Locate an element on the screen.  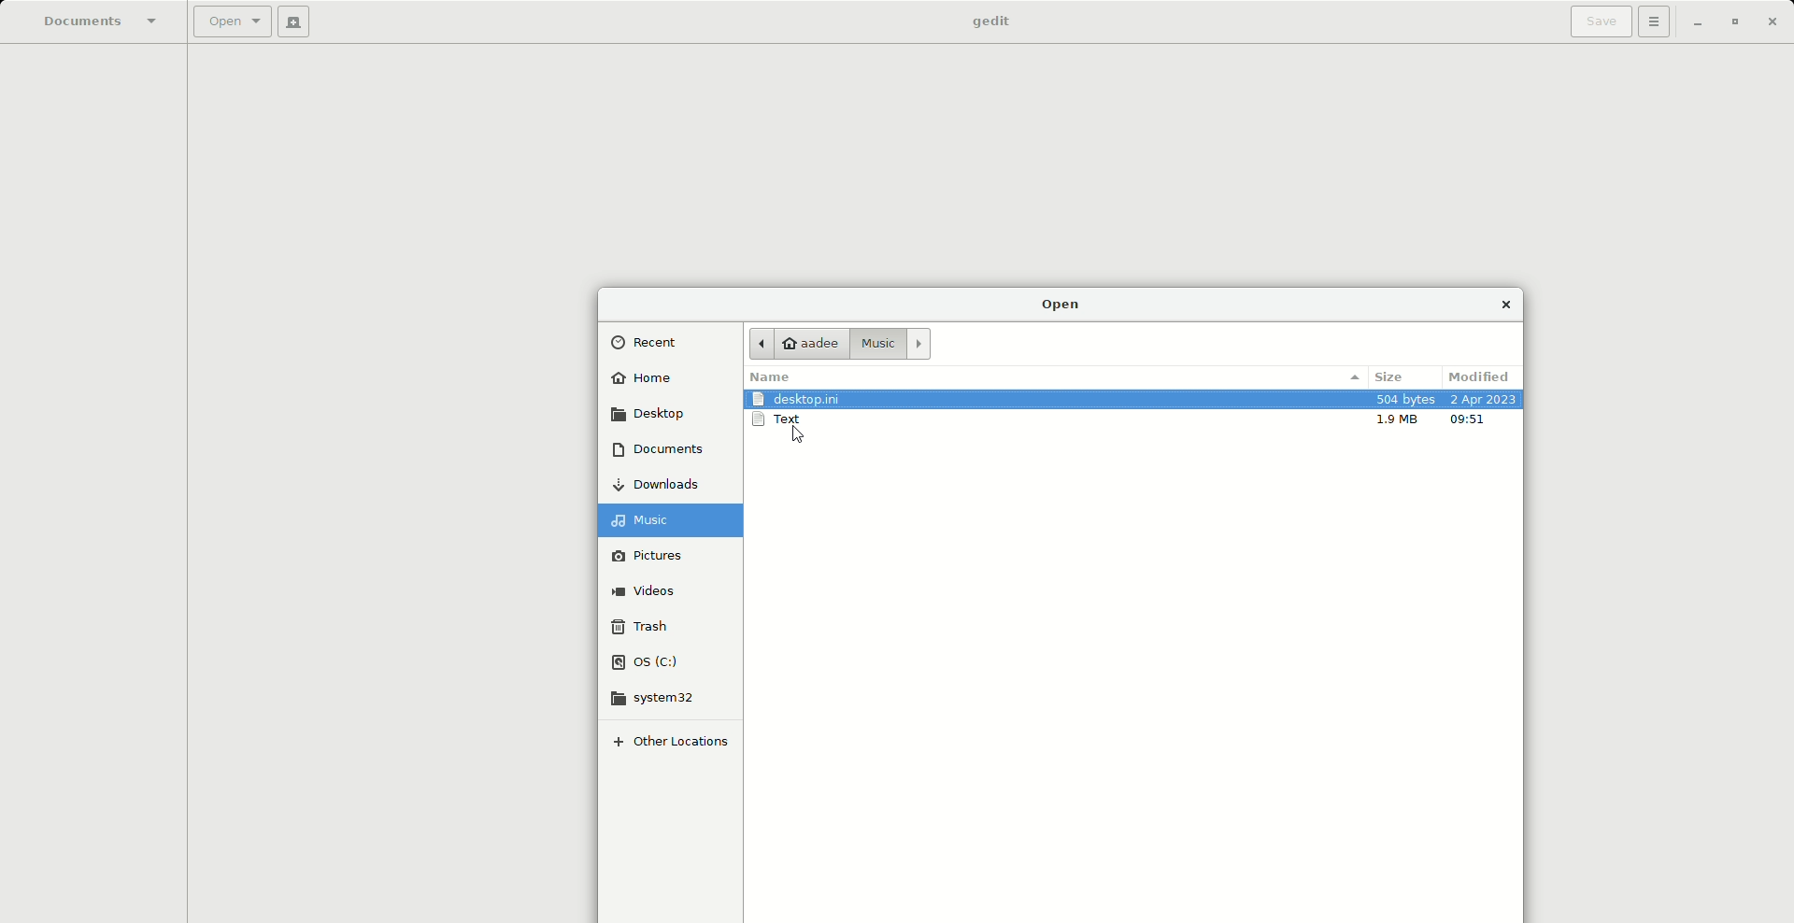
date is located at coordinates (1483, 400).